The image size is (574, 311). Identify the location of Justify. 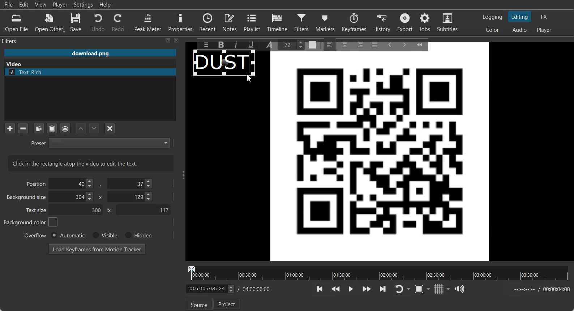
(375, 43).